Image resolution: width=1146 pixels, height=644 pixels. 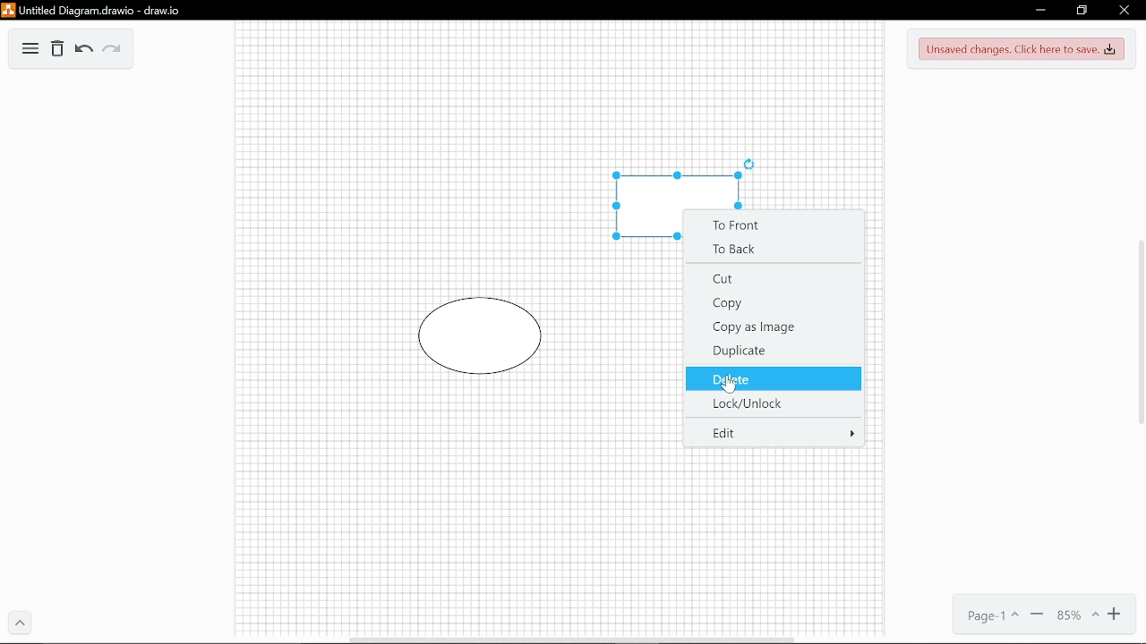 I want to click on Cut , so click(x=772, y=279).